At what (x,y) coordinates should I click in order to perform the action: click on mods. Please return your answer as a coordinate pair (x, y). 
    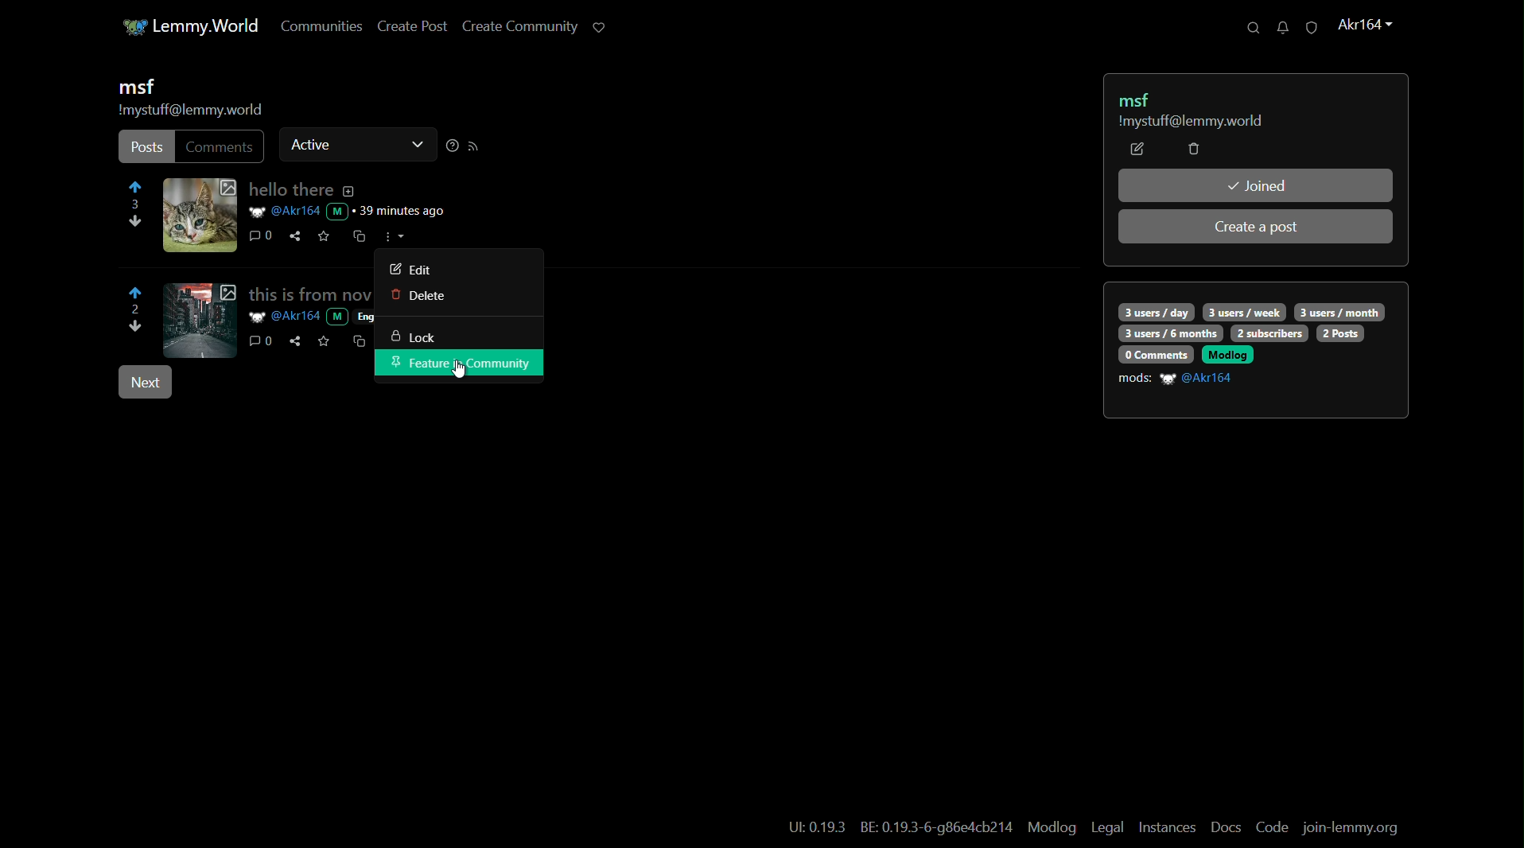
    Looking at the image, I should click on (1135, 379).